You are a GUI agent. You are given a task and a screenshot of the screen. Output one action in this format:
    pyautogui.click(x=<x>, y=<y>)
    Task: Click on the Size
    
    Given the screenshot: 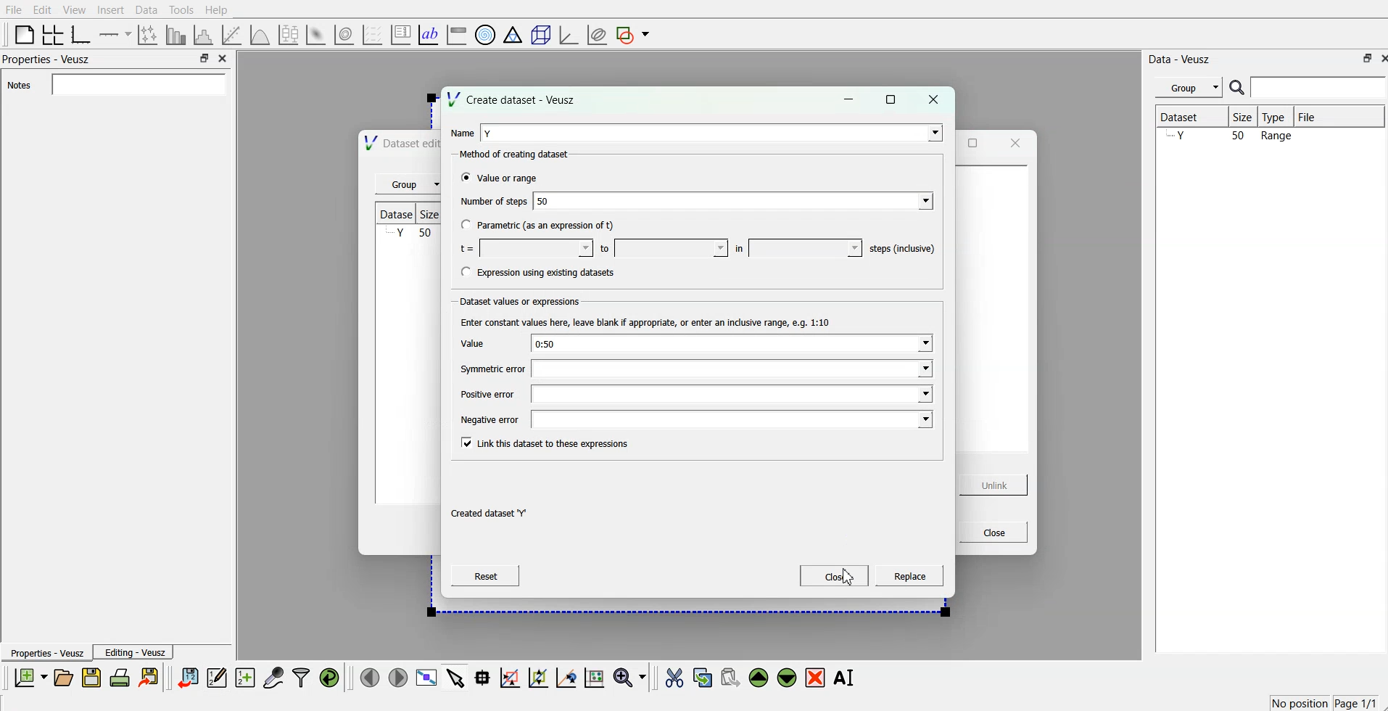 What is the action you would take?
    pyautogui.click(x=429, y=213)
    